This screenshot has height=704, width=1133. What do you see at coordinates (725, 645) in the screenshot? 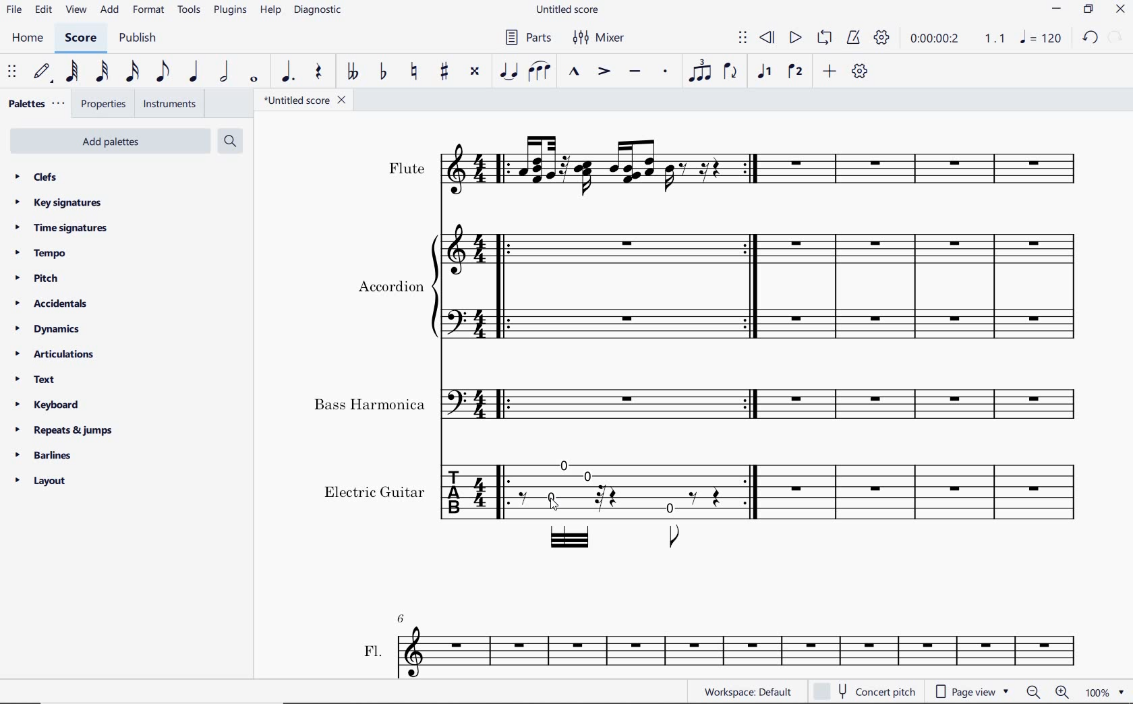
I see `FL` at bounding box center [725, 645].